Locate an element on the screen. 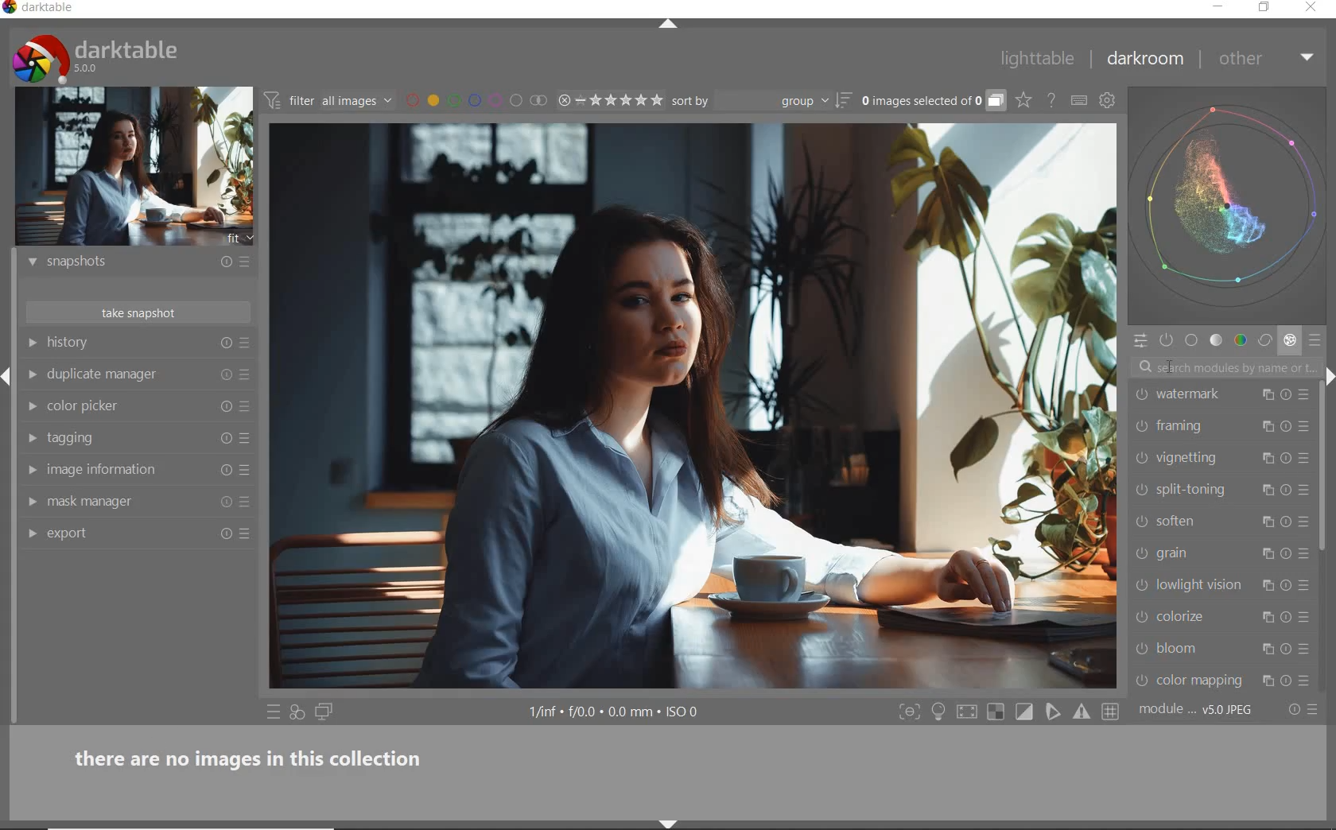   is located at coordinates (1287, 429).